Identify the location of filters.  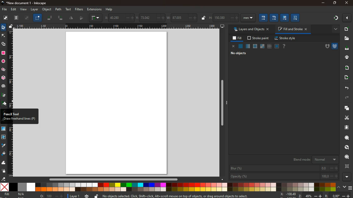
(80, 9).